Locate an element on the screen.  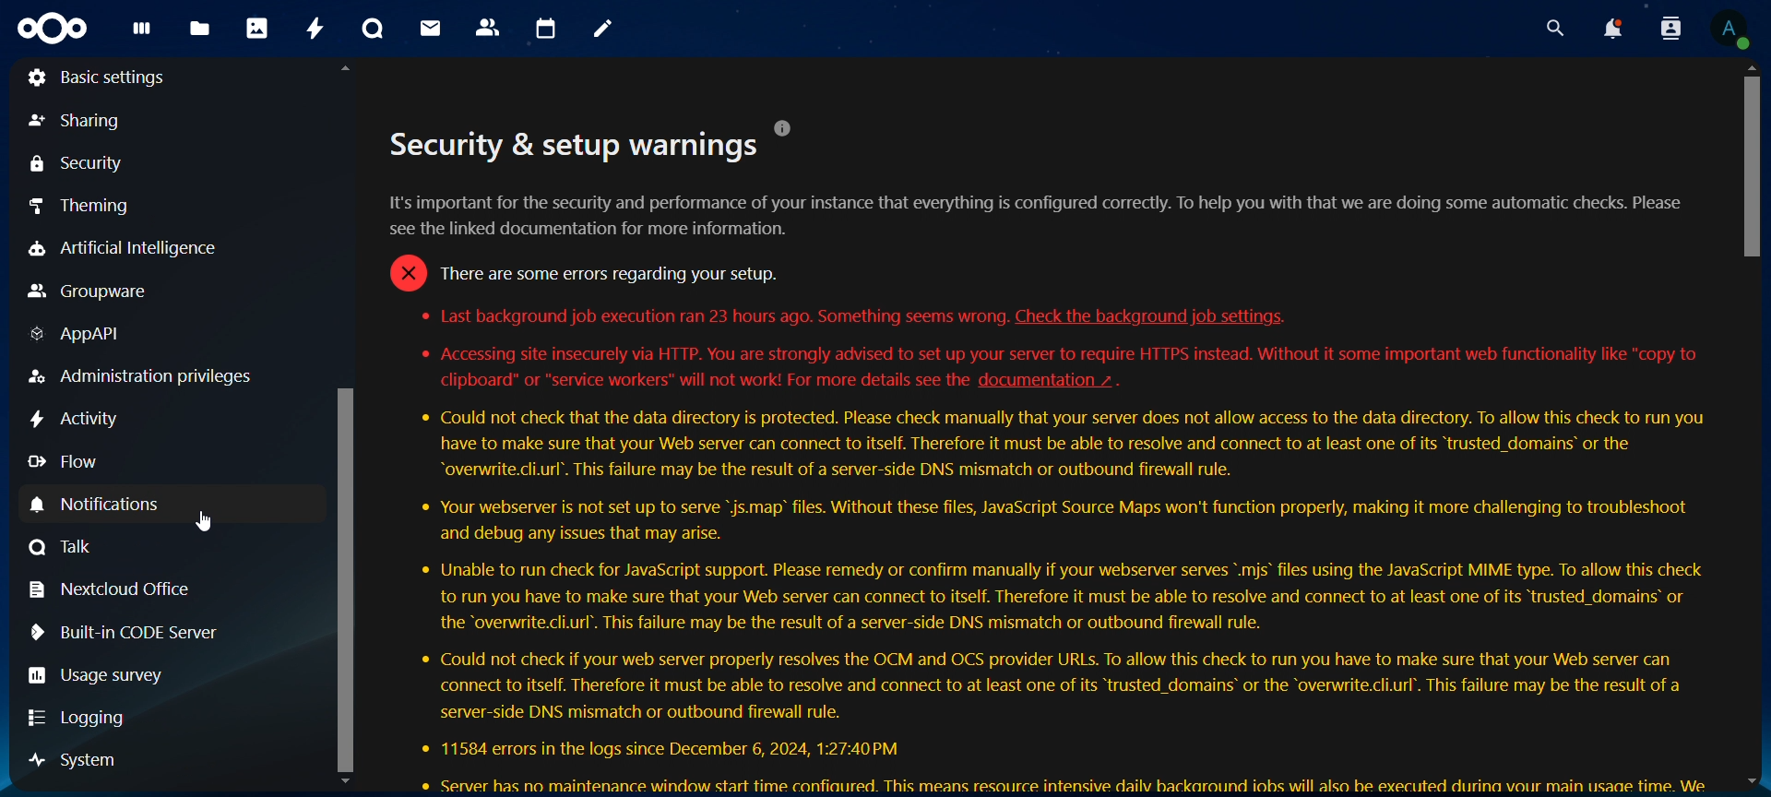
. . [J]Security & setup warningst's important for the security and performance of your instance that everything is configured correctly. To help you with that we are doing some automatic checks. Pleaseee the linked documentation for more information.= There are some errors regarding your setup.* Last background job execution ran 23 hours ago. Something seems wrong. Check the background job settings.* Accessing site insecurely via HTTP. You are strongly advised to set up your server to require HTTPS instead. Without it some important web functionality like "copy toclipboard" or “service workers" will not work! For more details see the documentation ~ .* Could not check that the data directory is protected. Please check manually that your server does not allow access to the data directory. To allow this check to run youhave to make sure that your Web server can connect to itself. Therefore it must be able to resolve and connect to at least one of its “trusted_domains’ or the“overwrite.cli.url’. This failure may be the result of a server-side DNS mismatch or outbound firewall rule.* Your webserver is not set up to serve "js.map’ files. Without these files, JavaScript Source Maps won't function properly, making it more challenging to troubleshootand debug any issues that may arise.* Unable to run check for JavaScript support. Please remedy or confirm manually if your webserver serves *.mis’ files using the JavaScript MIME type. To allow this checkto run you have to make sure that your Web server can connect to itself. Therefore it must be able to resolve and connect to at least one of its “trusted_domains’ orthe “overwrite.cli.url’. This failure may be the result of a server-side DNS mismatch or outbound firewall rule.* Could not check if your web server properly resolves the OCM and OCS provider URLs. To allow this check to run you have to make sure that your Web server canconnect to itself. Therefore it must be able to resolve and connect to at least one of its “trusted_domains’ or the “overwrite.cli.url’. This failure may be the result of aserver-side DNS mismatch or outbound firewall rule.* 11584 errors in the logs since December 6, 2024, 1:27:40 PM® Server has no maintenance window start time confiaured. This means resource intensive dailv backaround iobs will also be executed durina vour main usaae time. We is located at coordinates (1047, 456).